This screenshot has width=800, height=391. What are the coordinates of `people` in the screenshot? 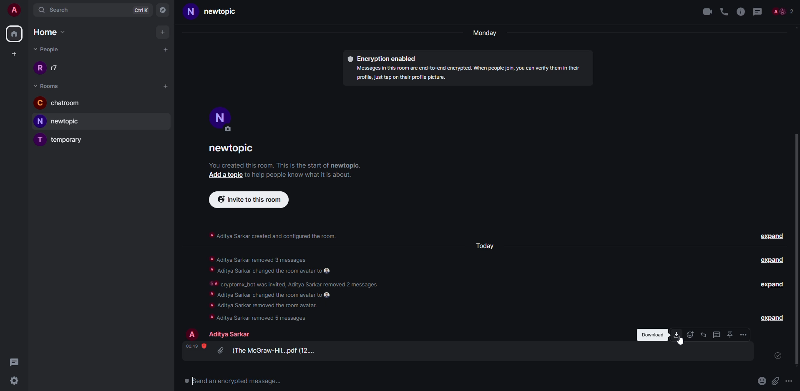 It's located at (230, 334).